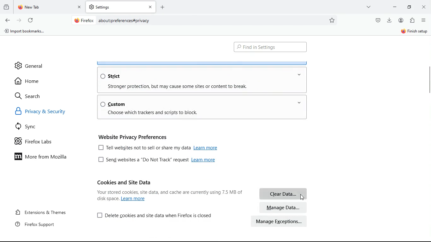  I want to click on manage exceptions, so click(280, 221).